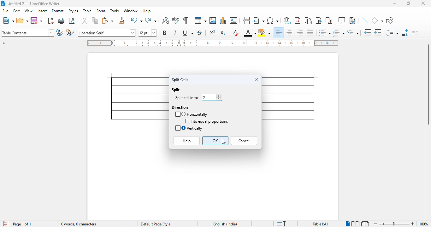  What do you see at coordinates (215, 140) in the screenshot?
I see `OK` at bounding box center [215, 140].